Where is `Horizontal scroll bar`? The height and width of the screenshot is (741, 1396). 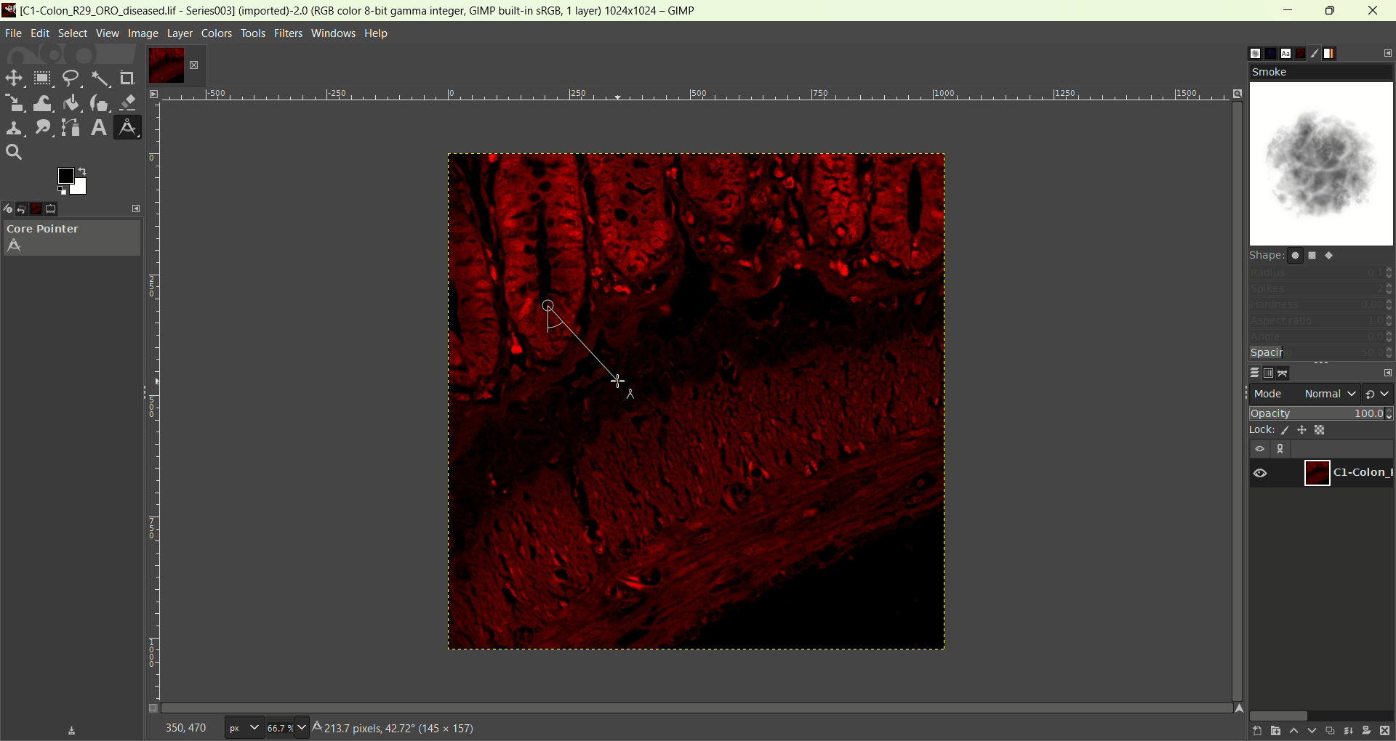
Horizontal scroll bar is located at coordinates (714, 705).